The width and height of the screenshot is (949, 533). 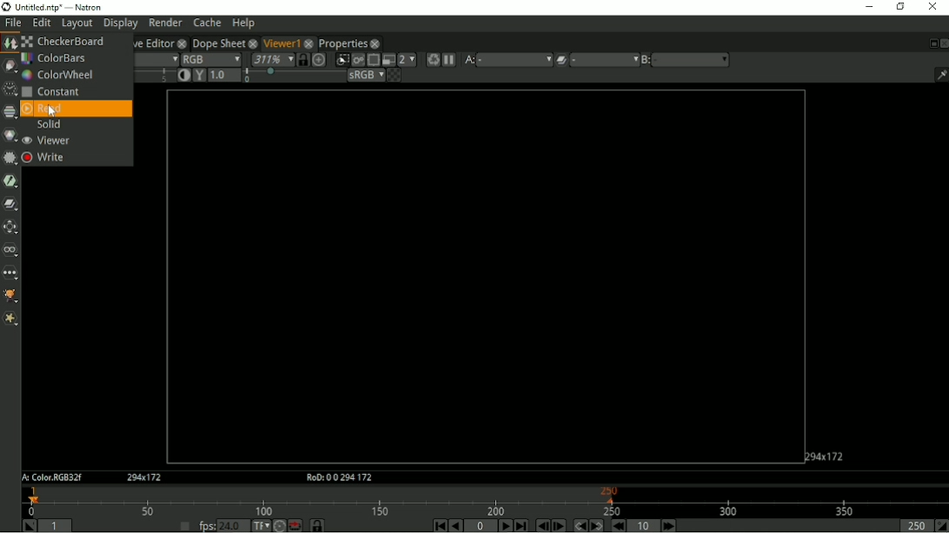 I want to click on Close, so click(x=943, y=43).